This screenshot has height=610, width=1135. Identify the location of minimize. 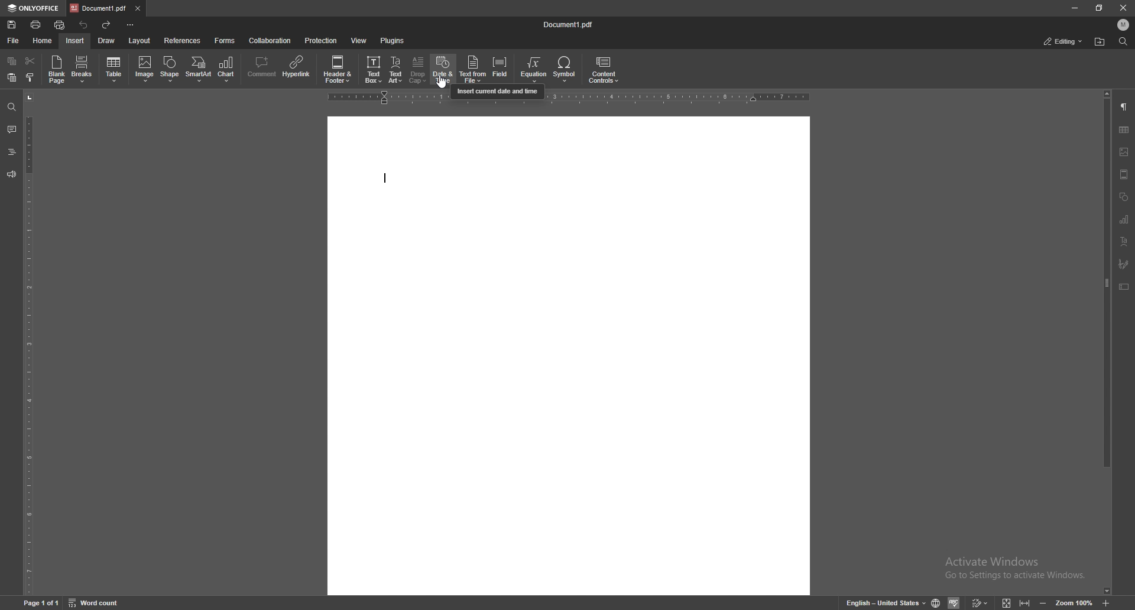
(1072, 7).